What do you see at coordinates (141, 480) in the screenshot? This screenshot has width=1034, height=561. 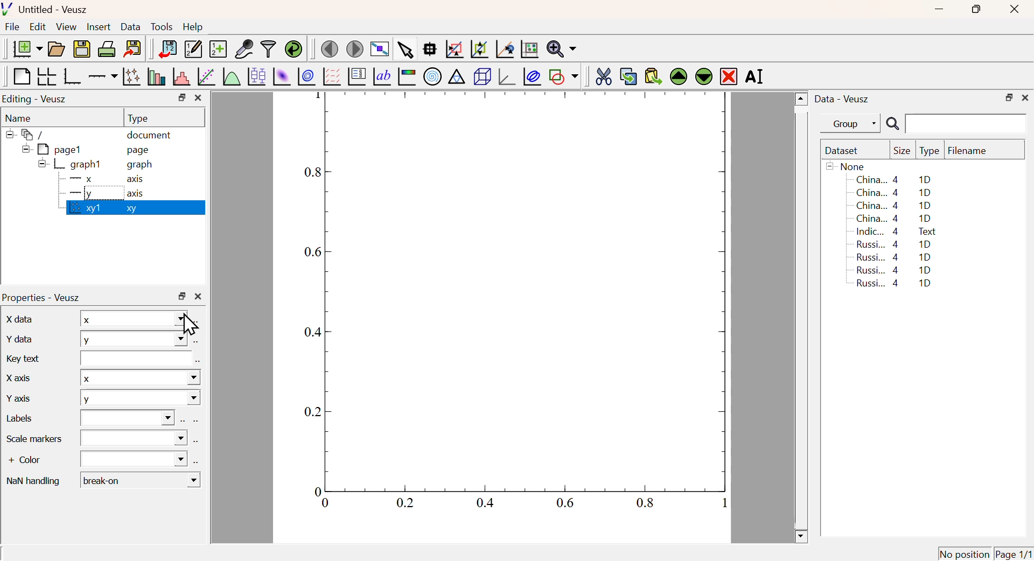 I see `Break-on` at bounding box center [141, 480].